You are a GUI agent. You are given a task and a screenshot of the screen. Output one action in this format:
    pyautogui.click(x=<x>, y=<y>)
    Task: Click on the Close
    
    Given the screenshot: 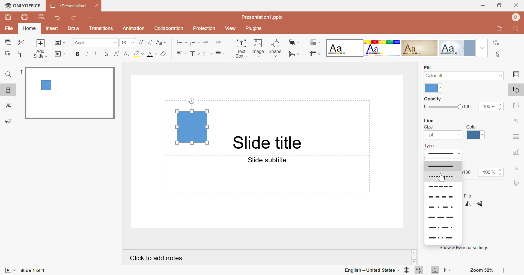 What is the action you would take?
    pyautogui.click(x=516, y=5)
    